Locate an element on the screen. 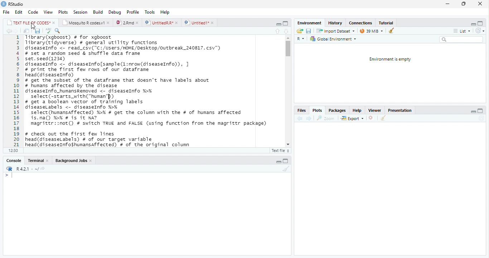 The image size is (489, 258). Close is located at coordinates (480, 4).